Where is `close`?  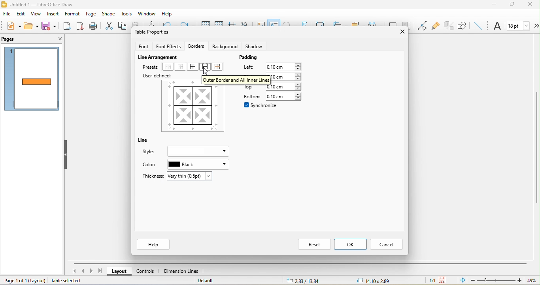 close is located at coordinates (532, 5).